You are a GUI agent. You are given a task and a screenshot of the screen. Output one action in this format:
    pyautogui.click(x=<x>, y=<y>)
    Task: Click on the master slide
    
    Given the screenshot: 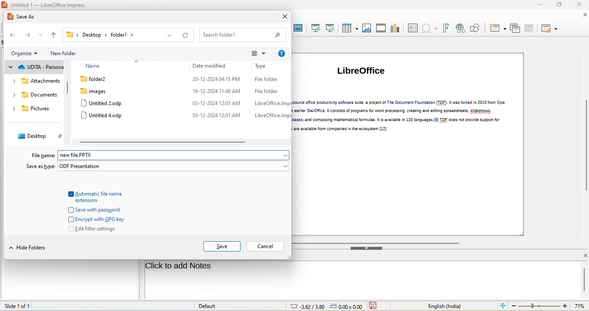 What is the action you would take?
    pyautogui.click(x=298, y=28)
    